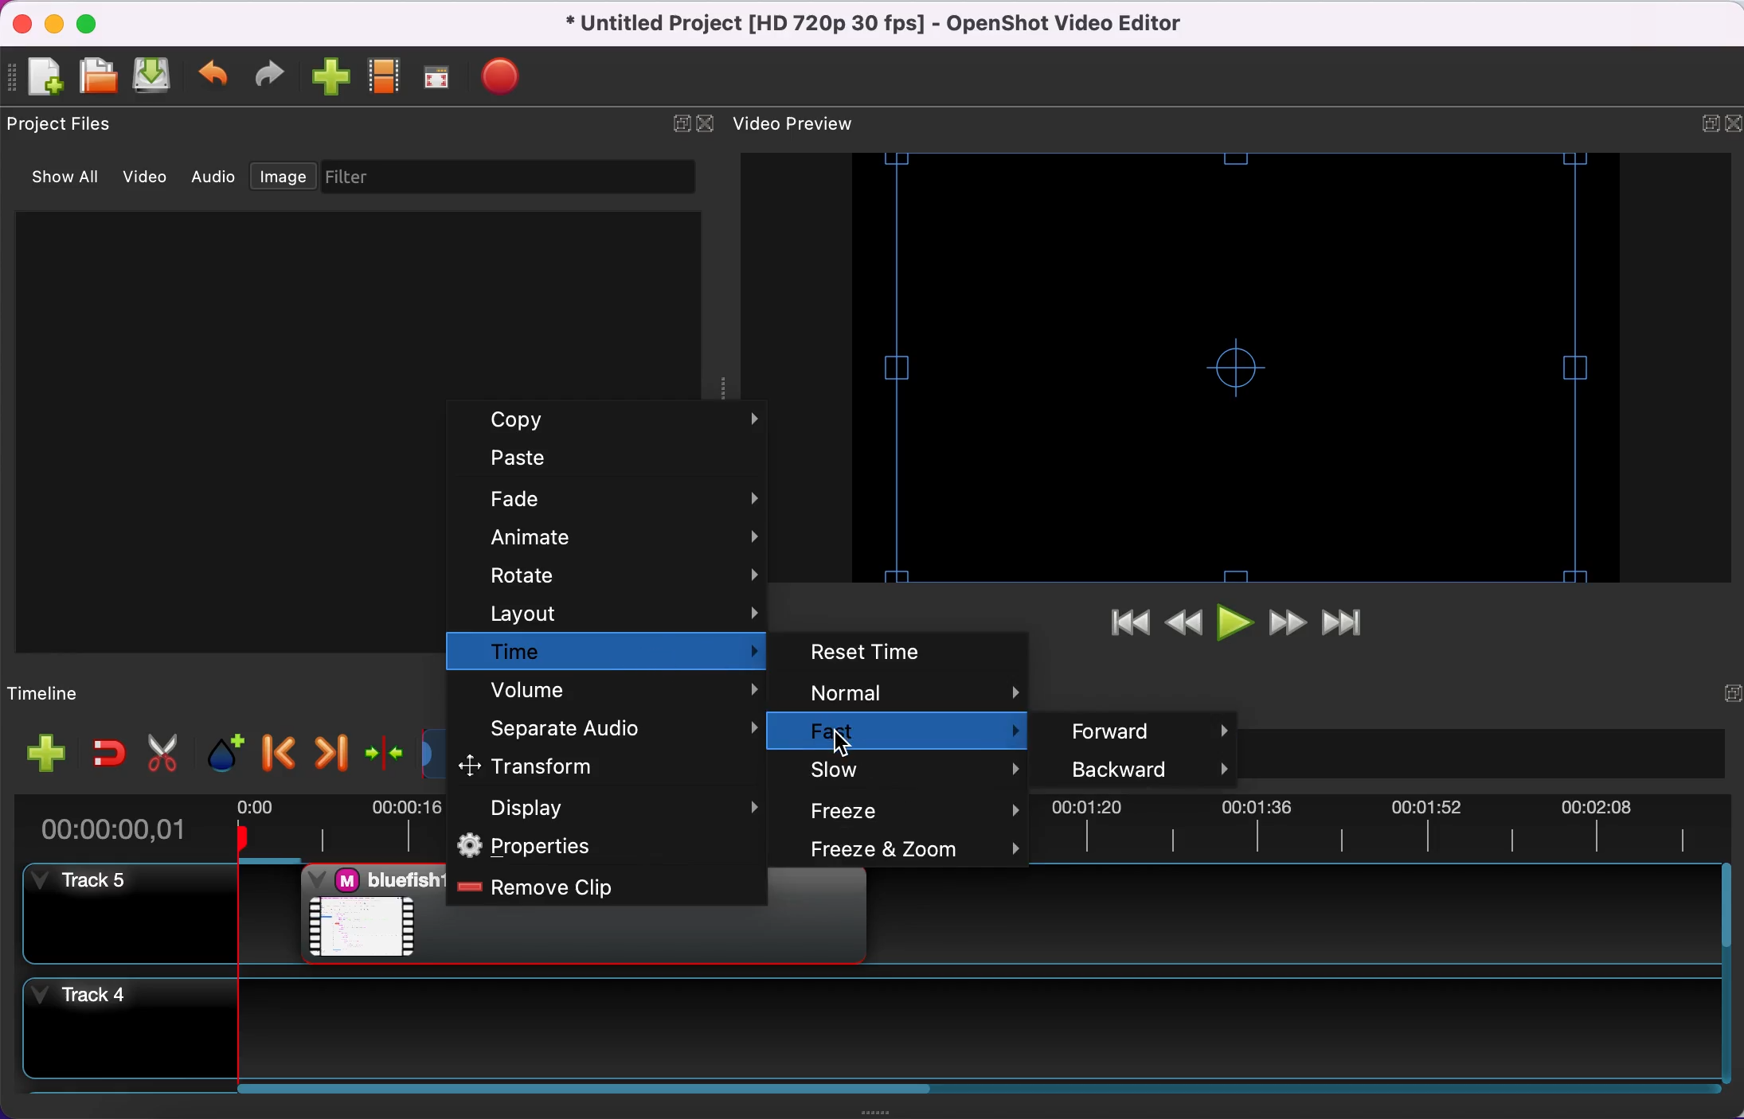 The width and height of the screenshot is (1744, 1119). What do you see at coordinates (162, 752) in the screenshot?
I see `cut` at bounding box center [162, 752].